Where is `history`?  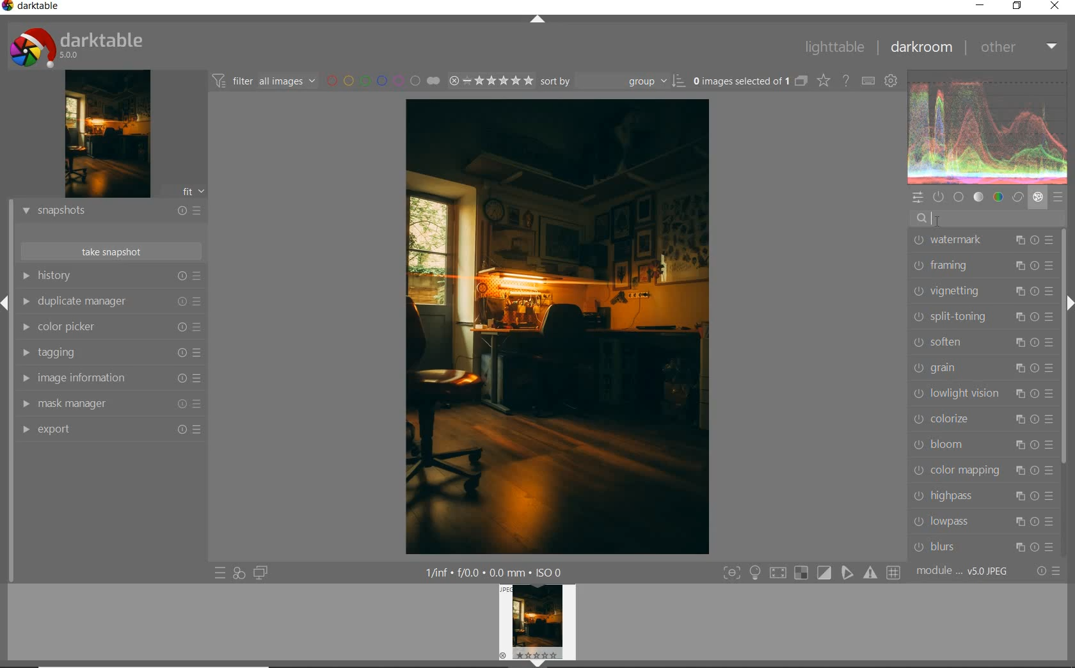 history is located at coordinates (111, 276).